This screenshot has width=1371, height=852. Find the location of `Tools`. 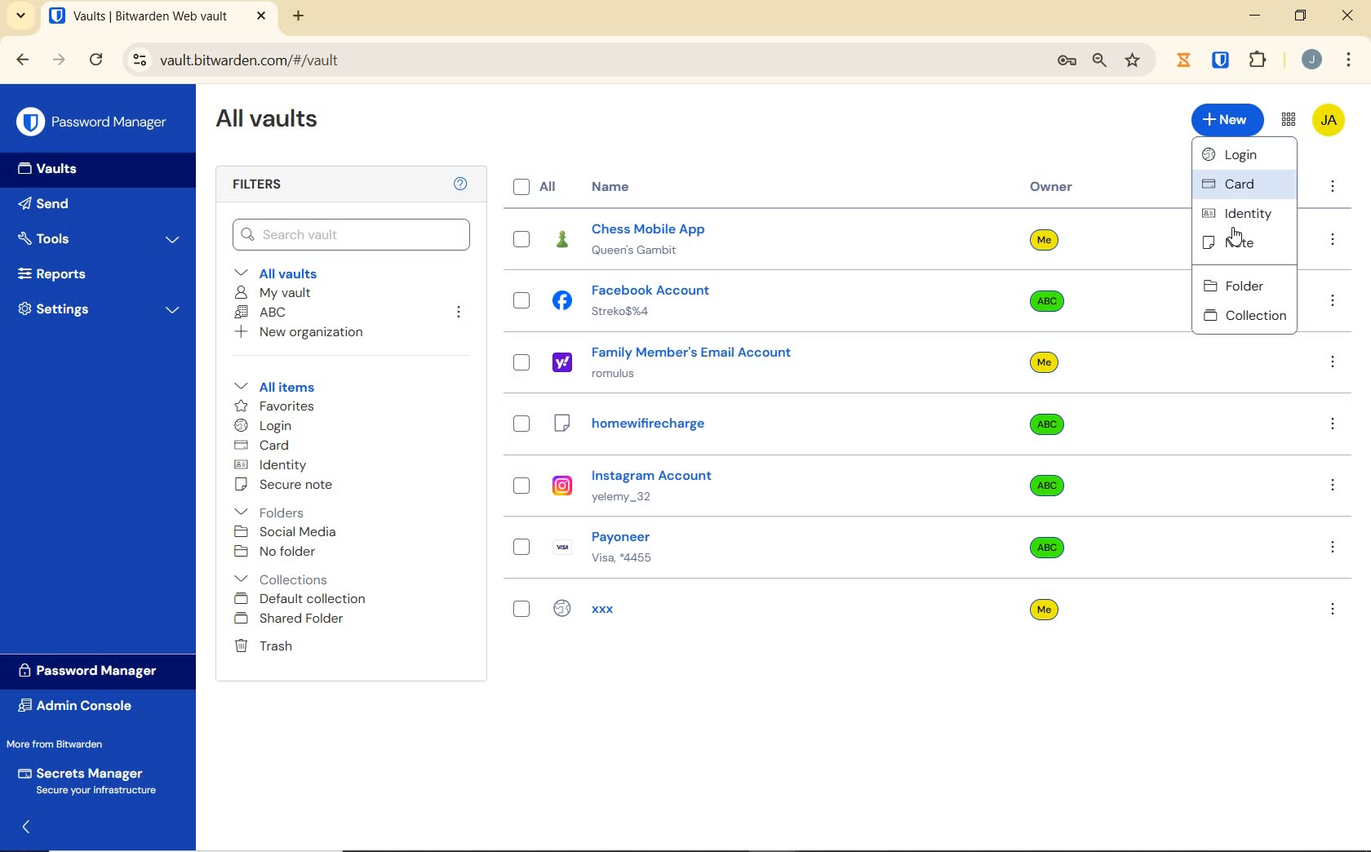

Tools is located at coordinates (100, 237).